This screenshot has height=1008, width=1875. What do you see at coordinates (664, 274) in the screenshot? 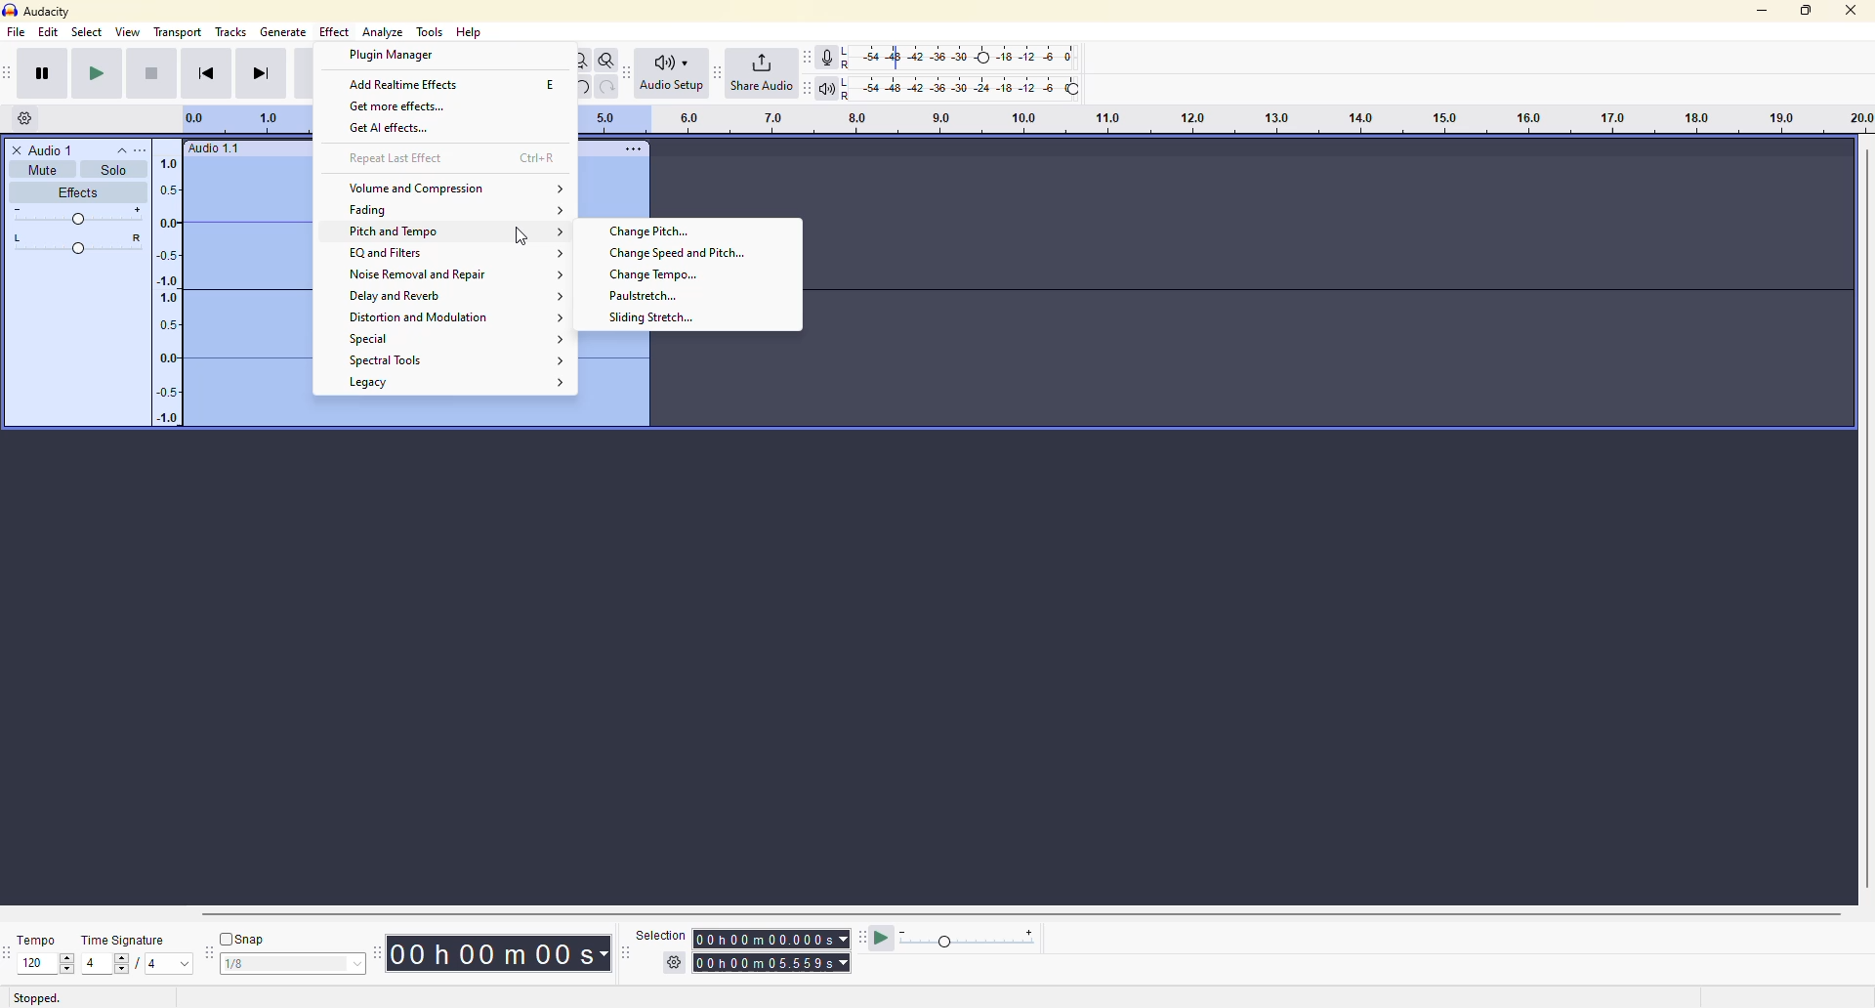
I see `change tempo` at bounding box center [664, 274].